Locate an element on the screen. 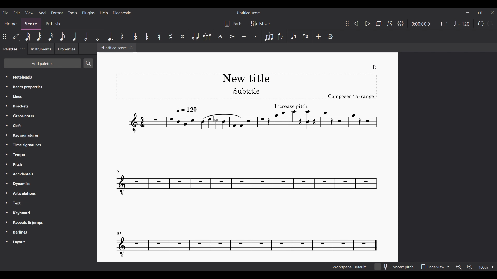 The image size is (497, 279). Toggle double flat is located at coordinates (135, 36).